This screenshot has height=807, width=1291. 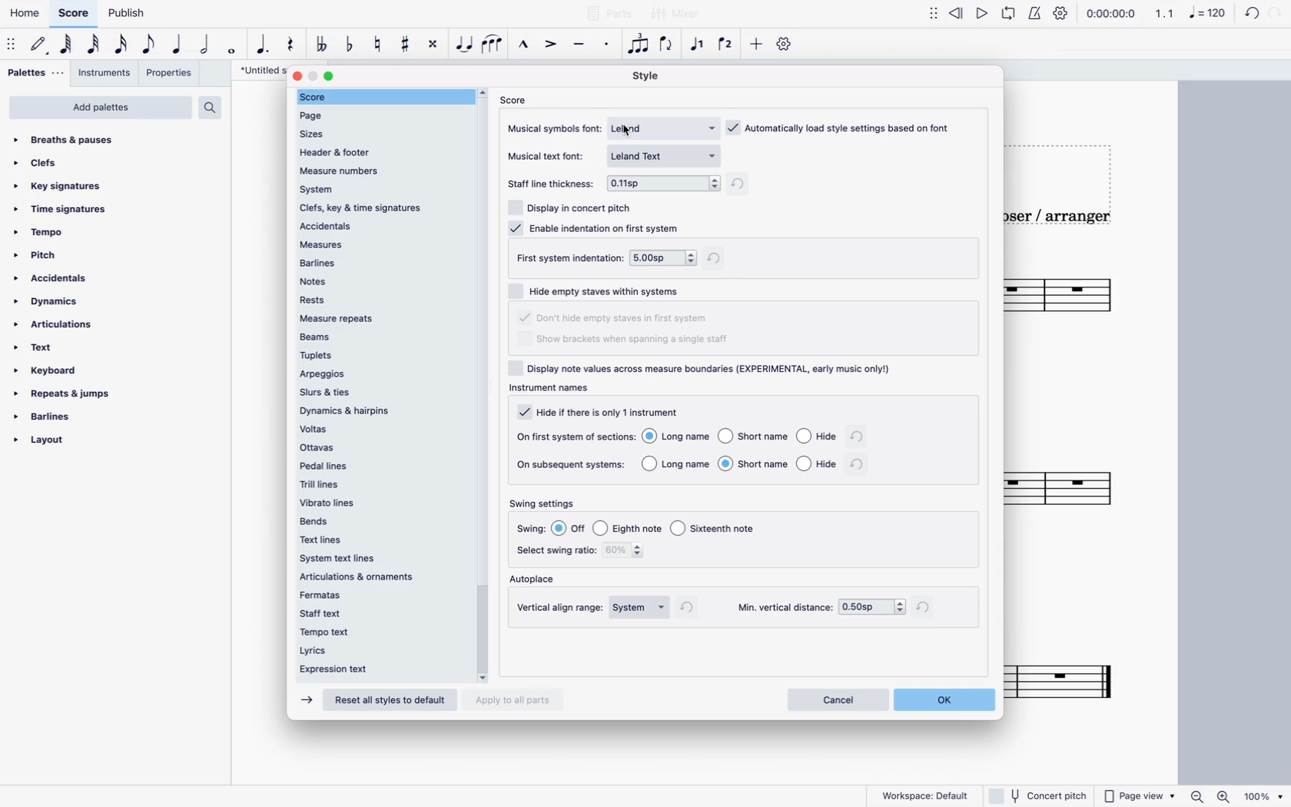 I want to click on reset, so click(x=393, y=701).